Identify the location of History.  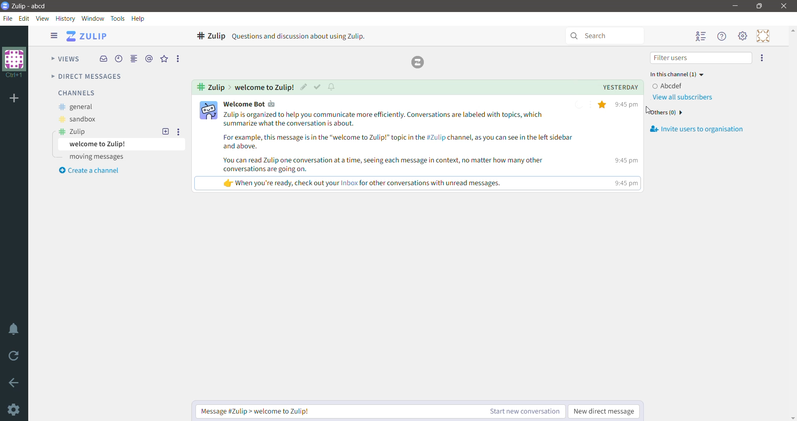
(65, 19).